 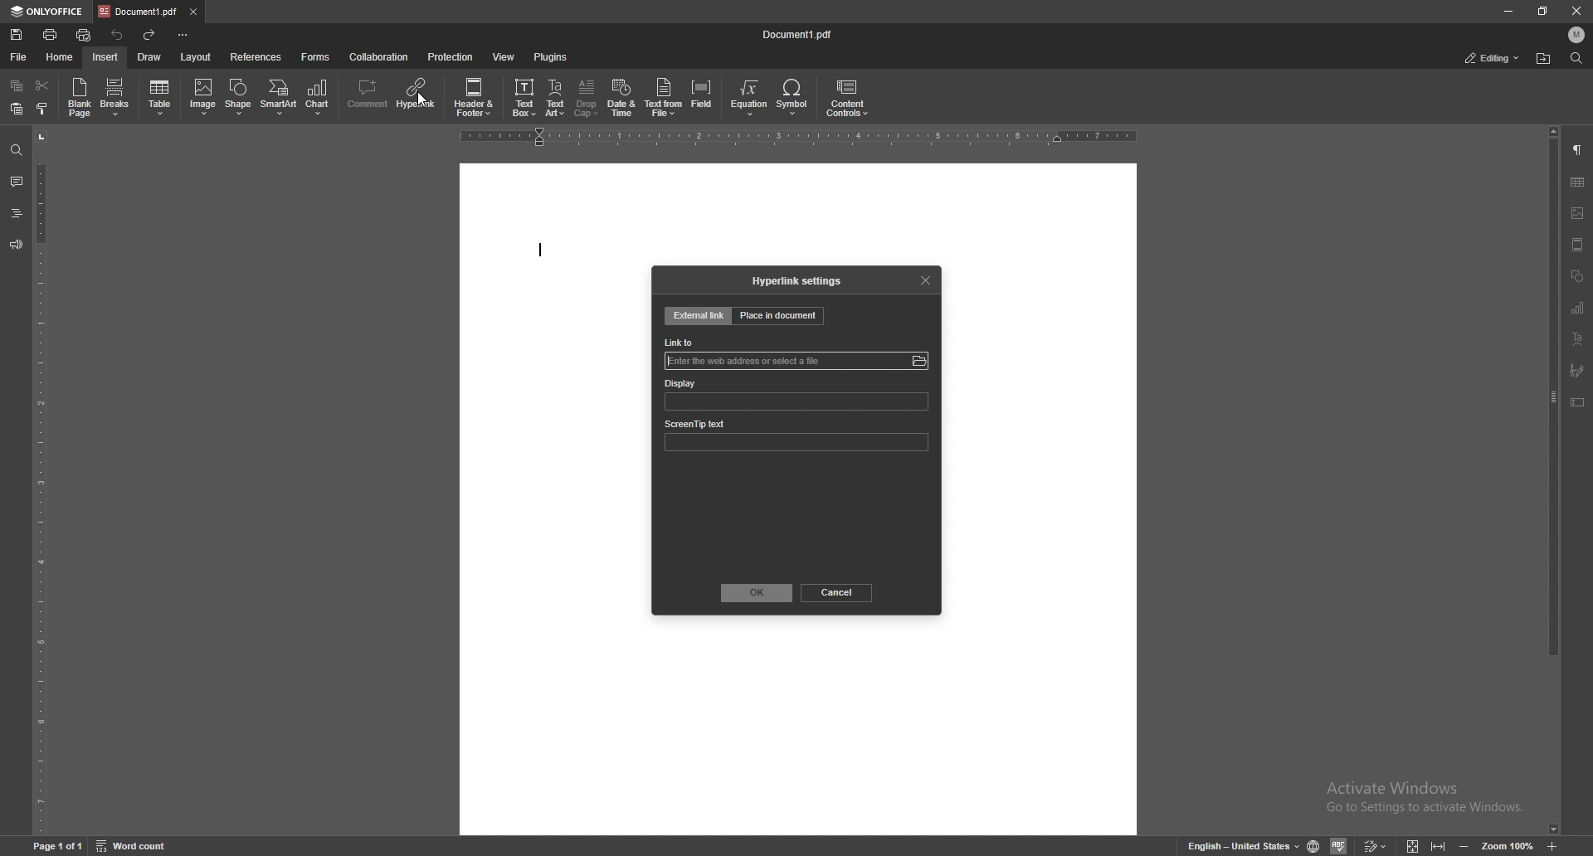 I want to click on file, so click(x=17, y=57).